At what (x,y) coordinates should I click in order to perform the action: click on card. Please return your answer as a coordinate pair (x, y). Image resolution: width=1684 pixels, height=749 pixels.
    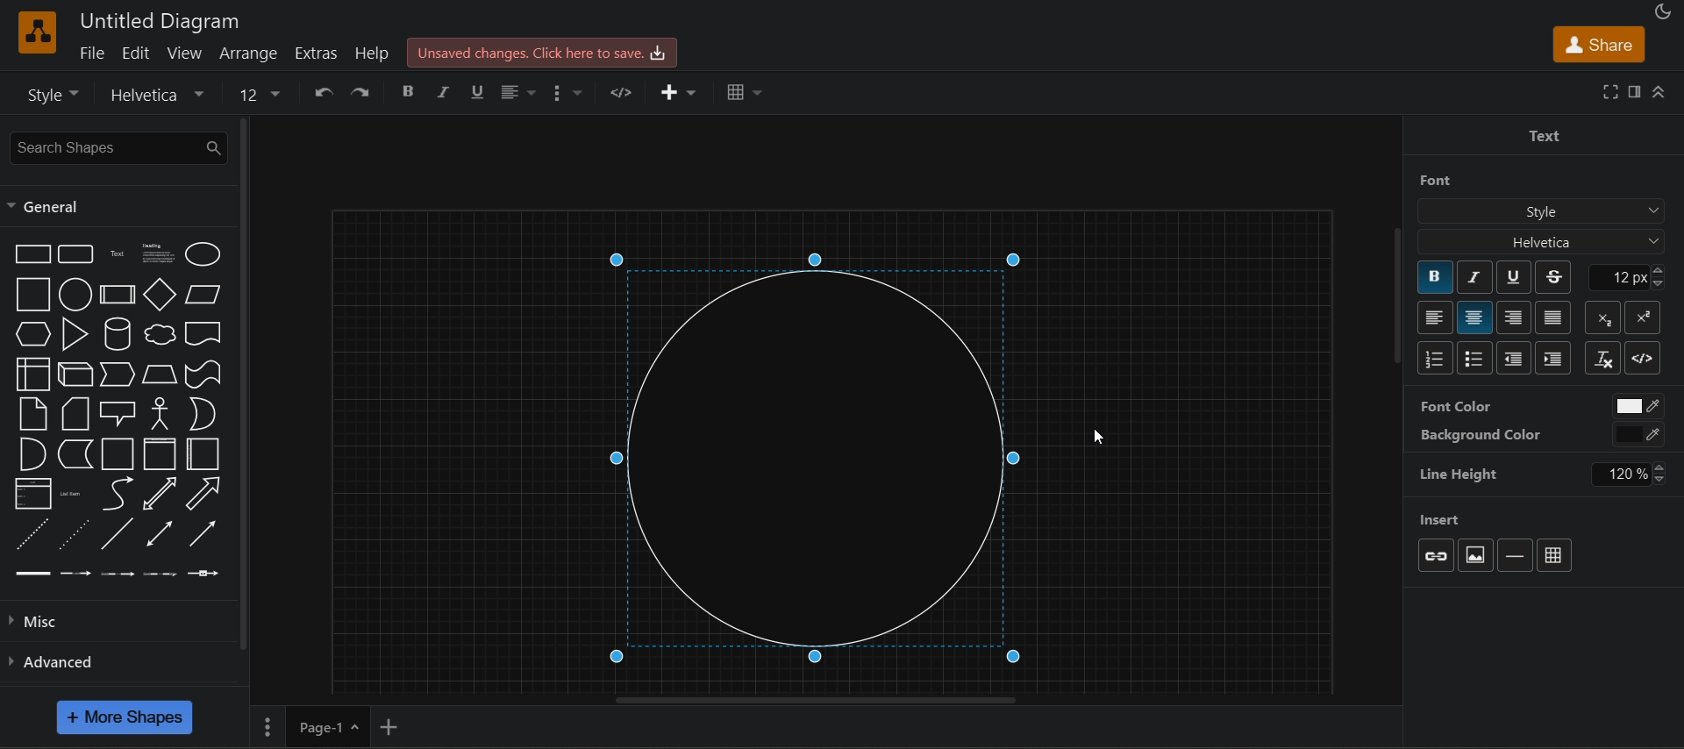
    Looking at the image, I should click on (75, 415).